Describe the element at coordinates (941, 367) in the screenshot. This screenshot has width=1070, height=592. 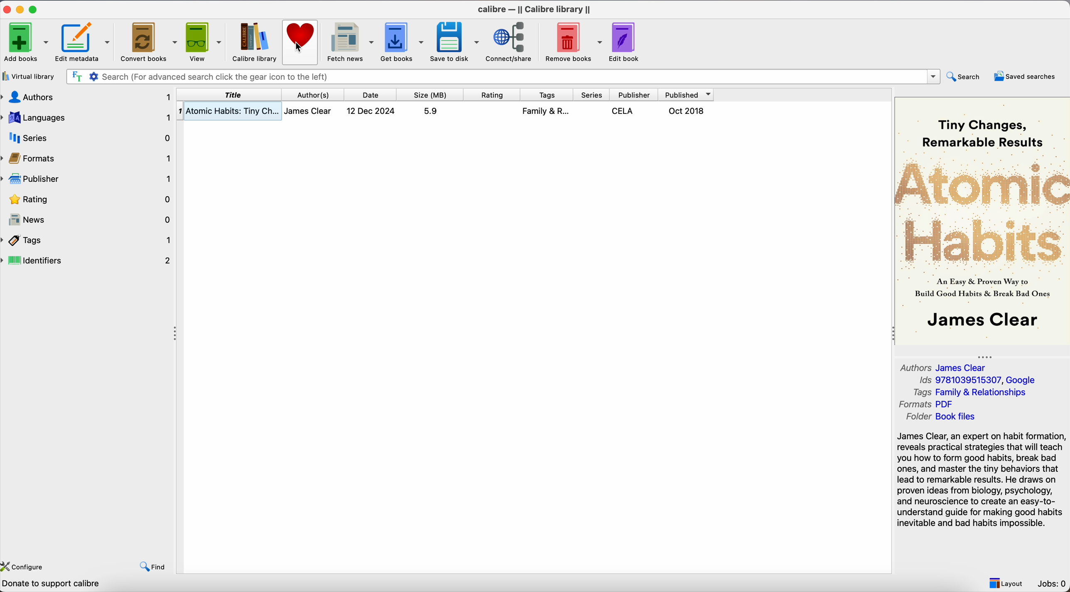
I see `authors James Clear` at that location.